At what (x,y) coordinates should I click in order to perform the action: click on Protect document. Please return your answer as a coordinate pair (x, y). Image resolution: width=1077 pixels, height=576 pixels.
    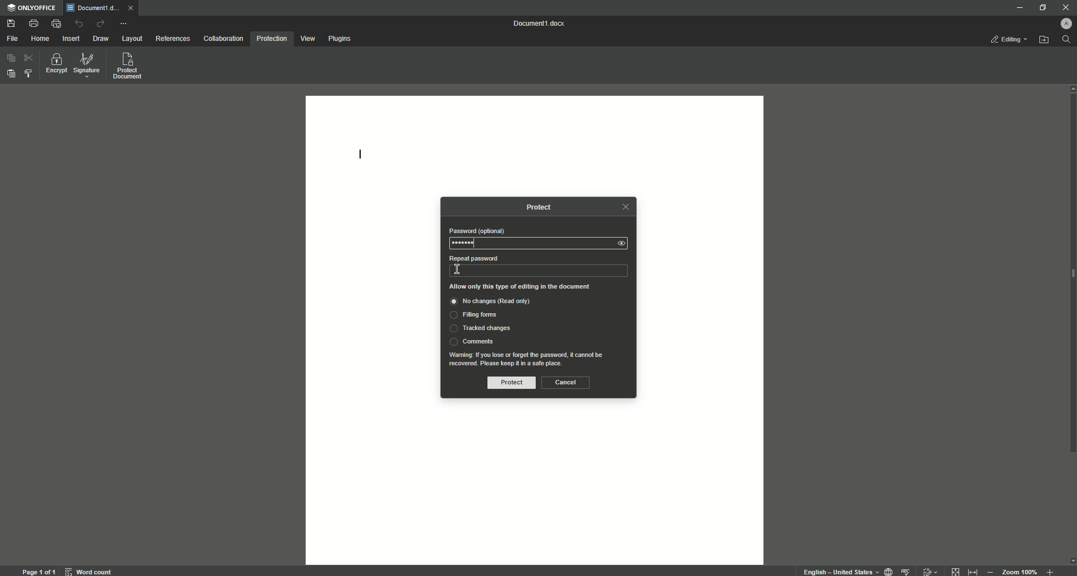
    Looking at the image, I should click on (129, 67).